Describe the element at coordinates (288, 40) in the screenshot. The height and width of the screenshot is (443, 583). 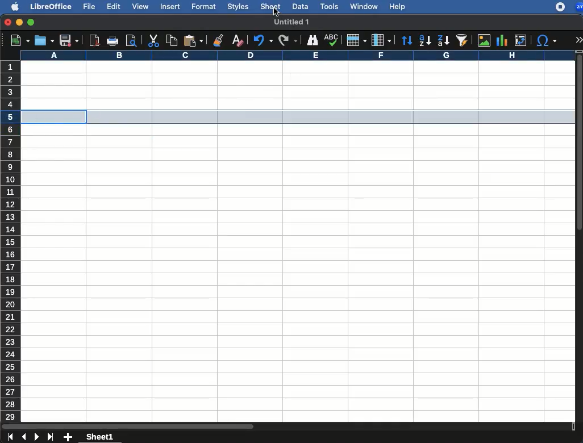
I see `redo` at that location.